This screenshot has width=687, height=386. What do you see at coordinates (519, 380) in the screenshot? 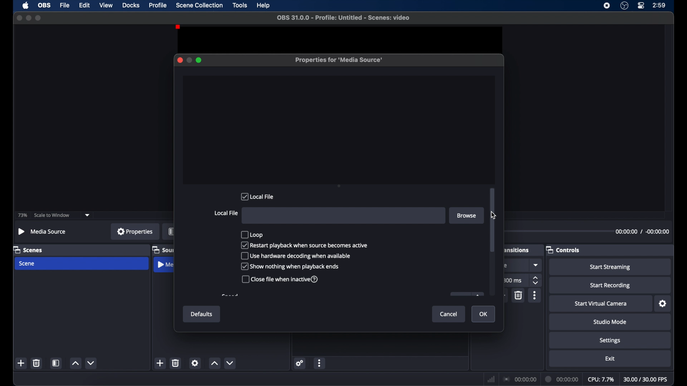
I see `connection` at bounding box center [519, 380].